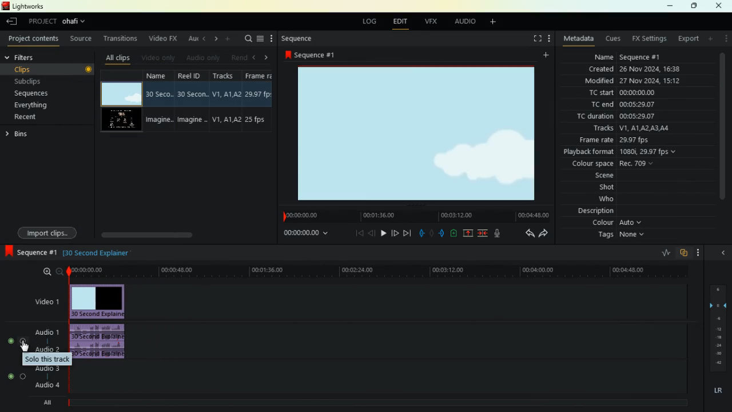 This screenshot has width=732, height=412. I want to click on tracks, so click(226, 102).